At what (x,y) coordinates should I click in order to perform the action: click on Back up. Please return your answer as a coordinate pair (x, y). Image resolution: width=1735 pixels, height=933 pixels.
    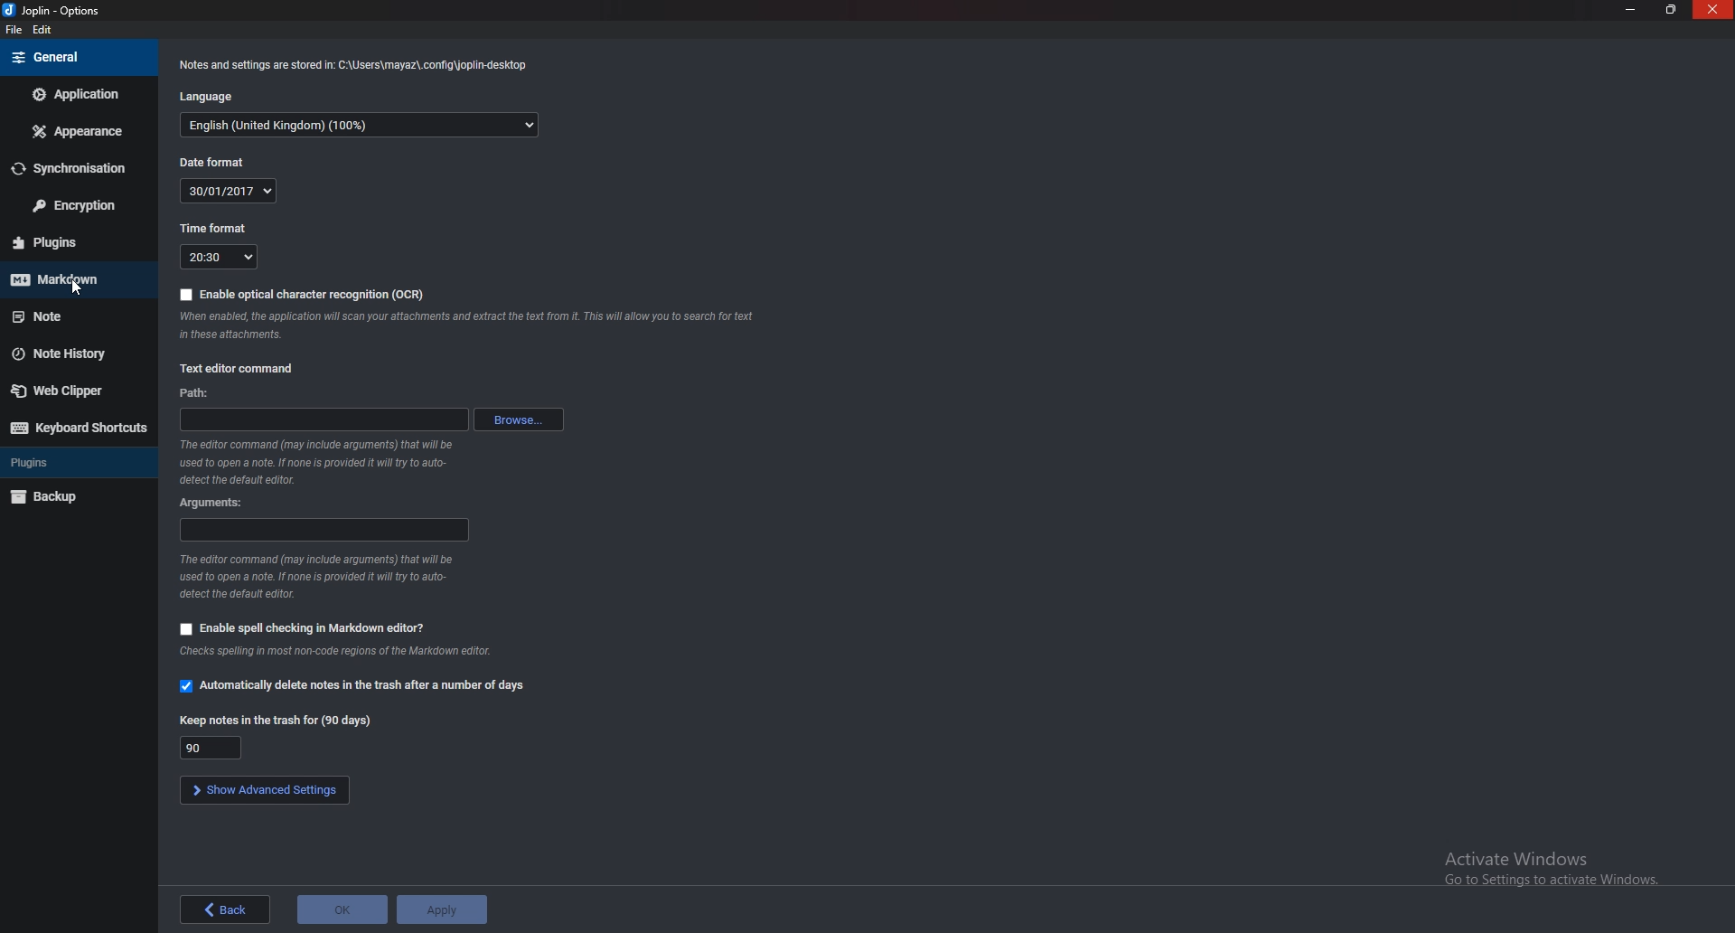
    Looking at the image, I should click on (70, 498).